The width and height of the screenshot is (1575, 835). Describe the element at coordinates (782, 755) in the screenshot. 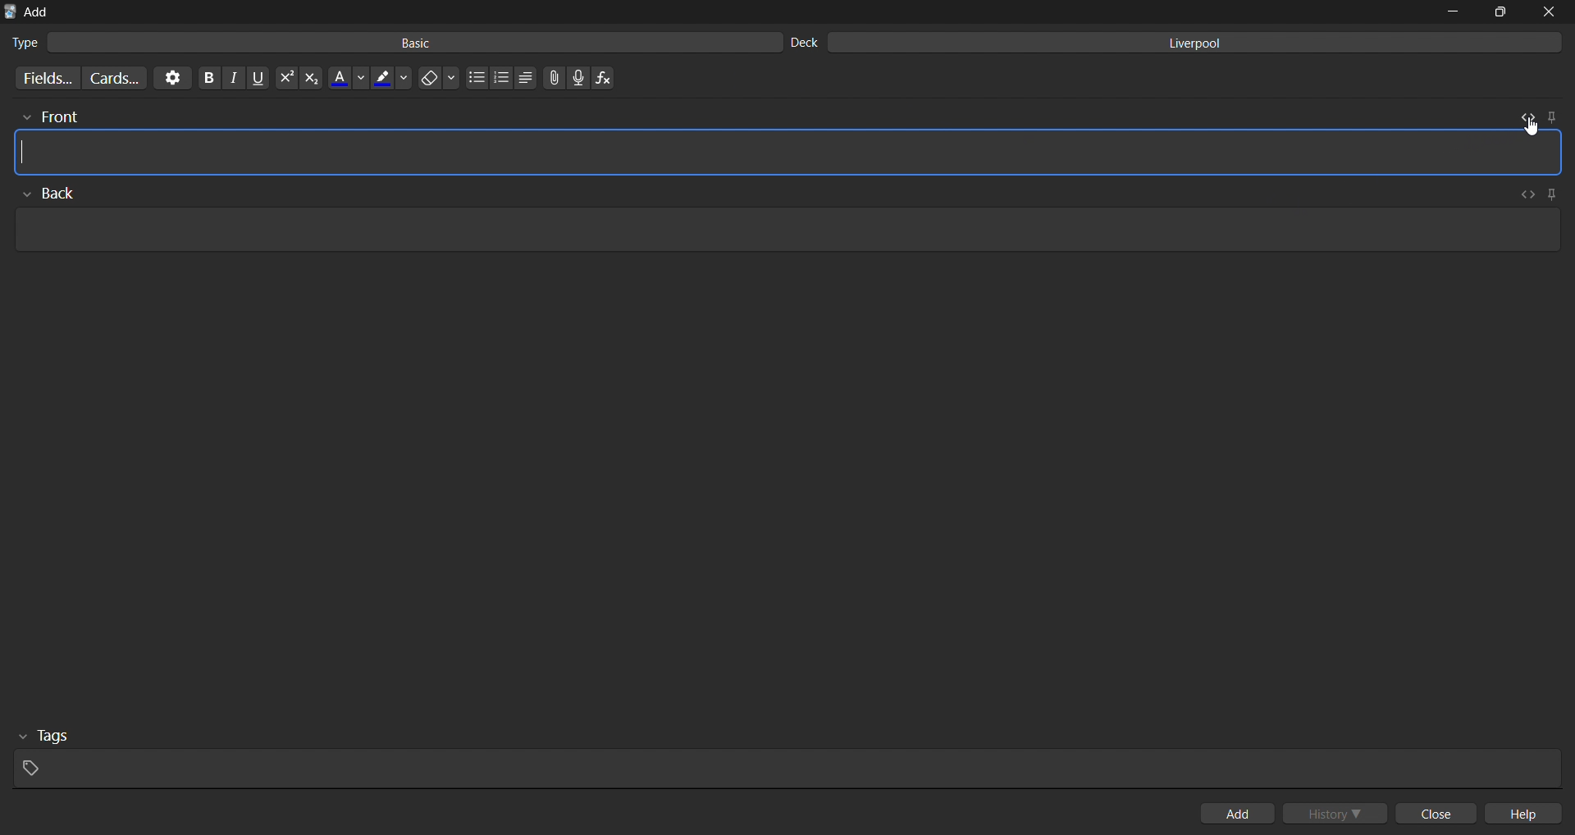

I see `tags input field` at that location.